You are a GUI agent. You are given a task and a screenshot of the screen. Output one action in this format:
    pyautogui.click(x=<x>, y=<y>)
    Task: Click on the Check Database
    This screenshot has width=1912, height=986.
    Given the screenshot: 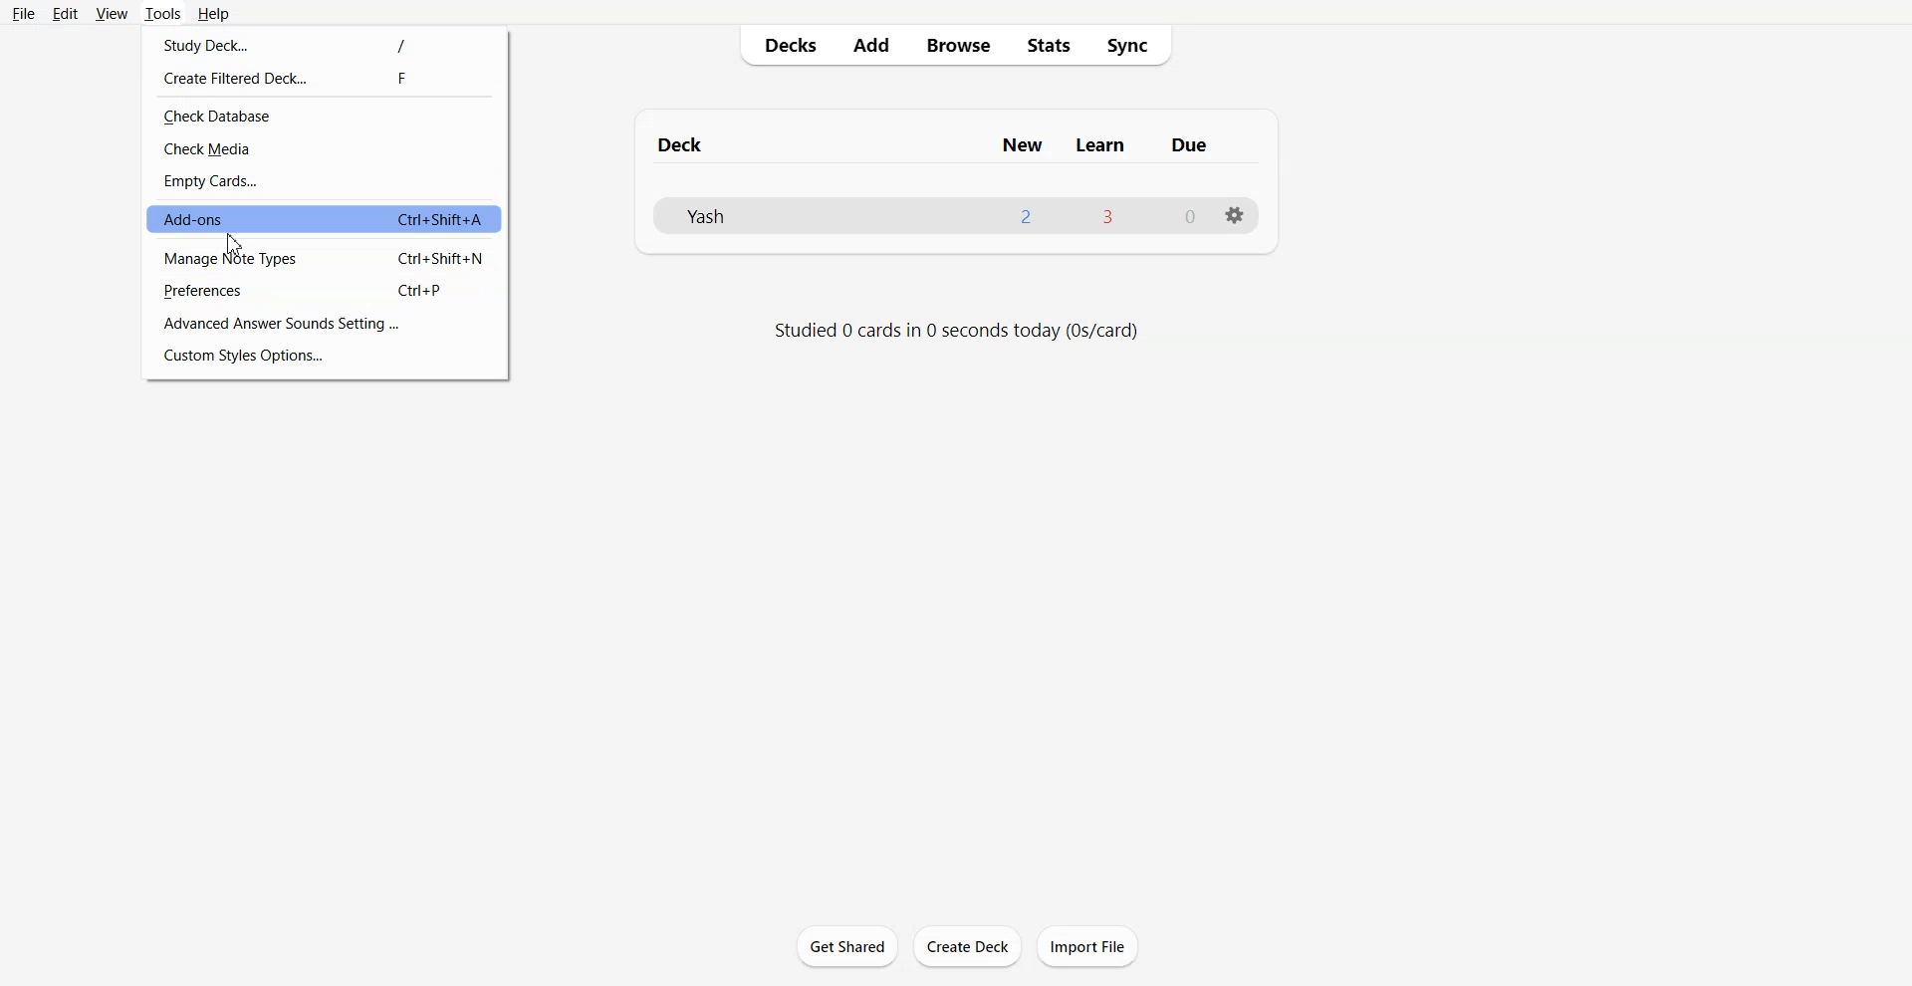 What is the action you would take?
    pyautogui.click(x=324, y=115)
    